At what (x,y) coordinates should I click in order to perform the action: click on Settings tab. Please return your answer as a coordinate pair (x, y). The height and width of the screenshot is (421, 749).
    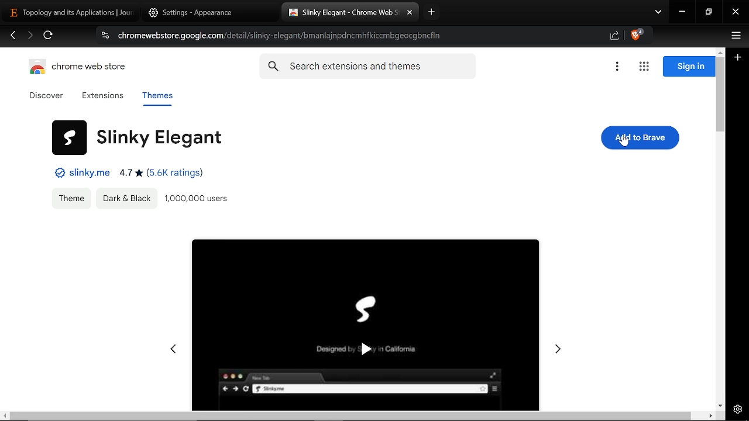
    Looking at the image, I should click on (195, 12).